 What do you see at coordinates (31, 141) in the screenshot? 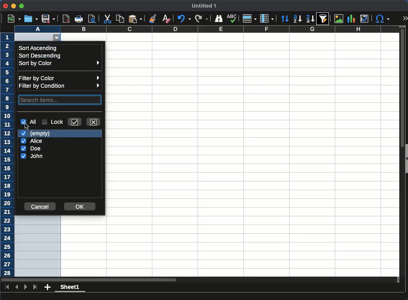
I see `Alice` at bounding box center [31, 141].